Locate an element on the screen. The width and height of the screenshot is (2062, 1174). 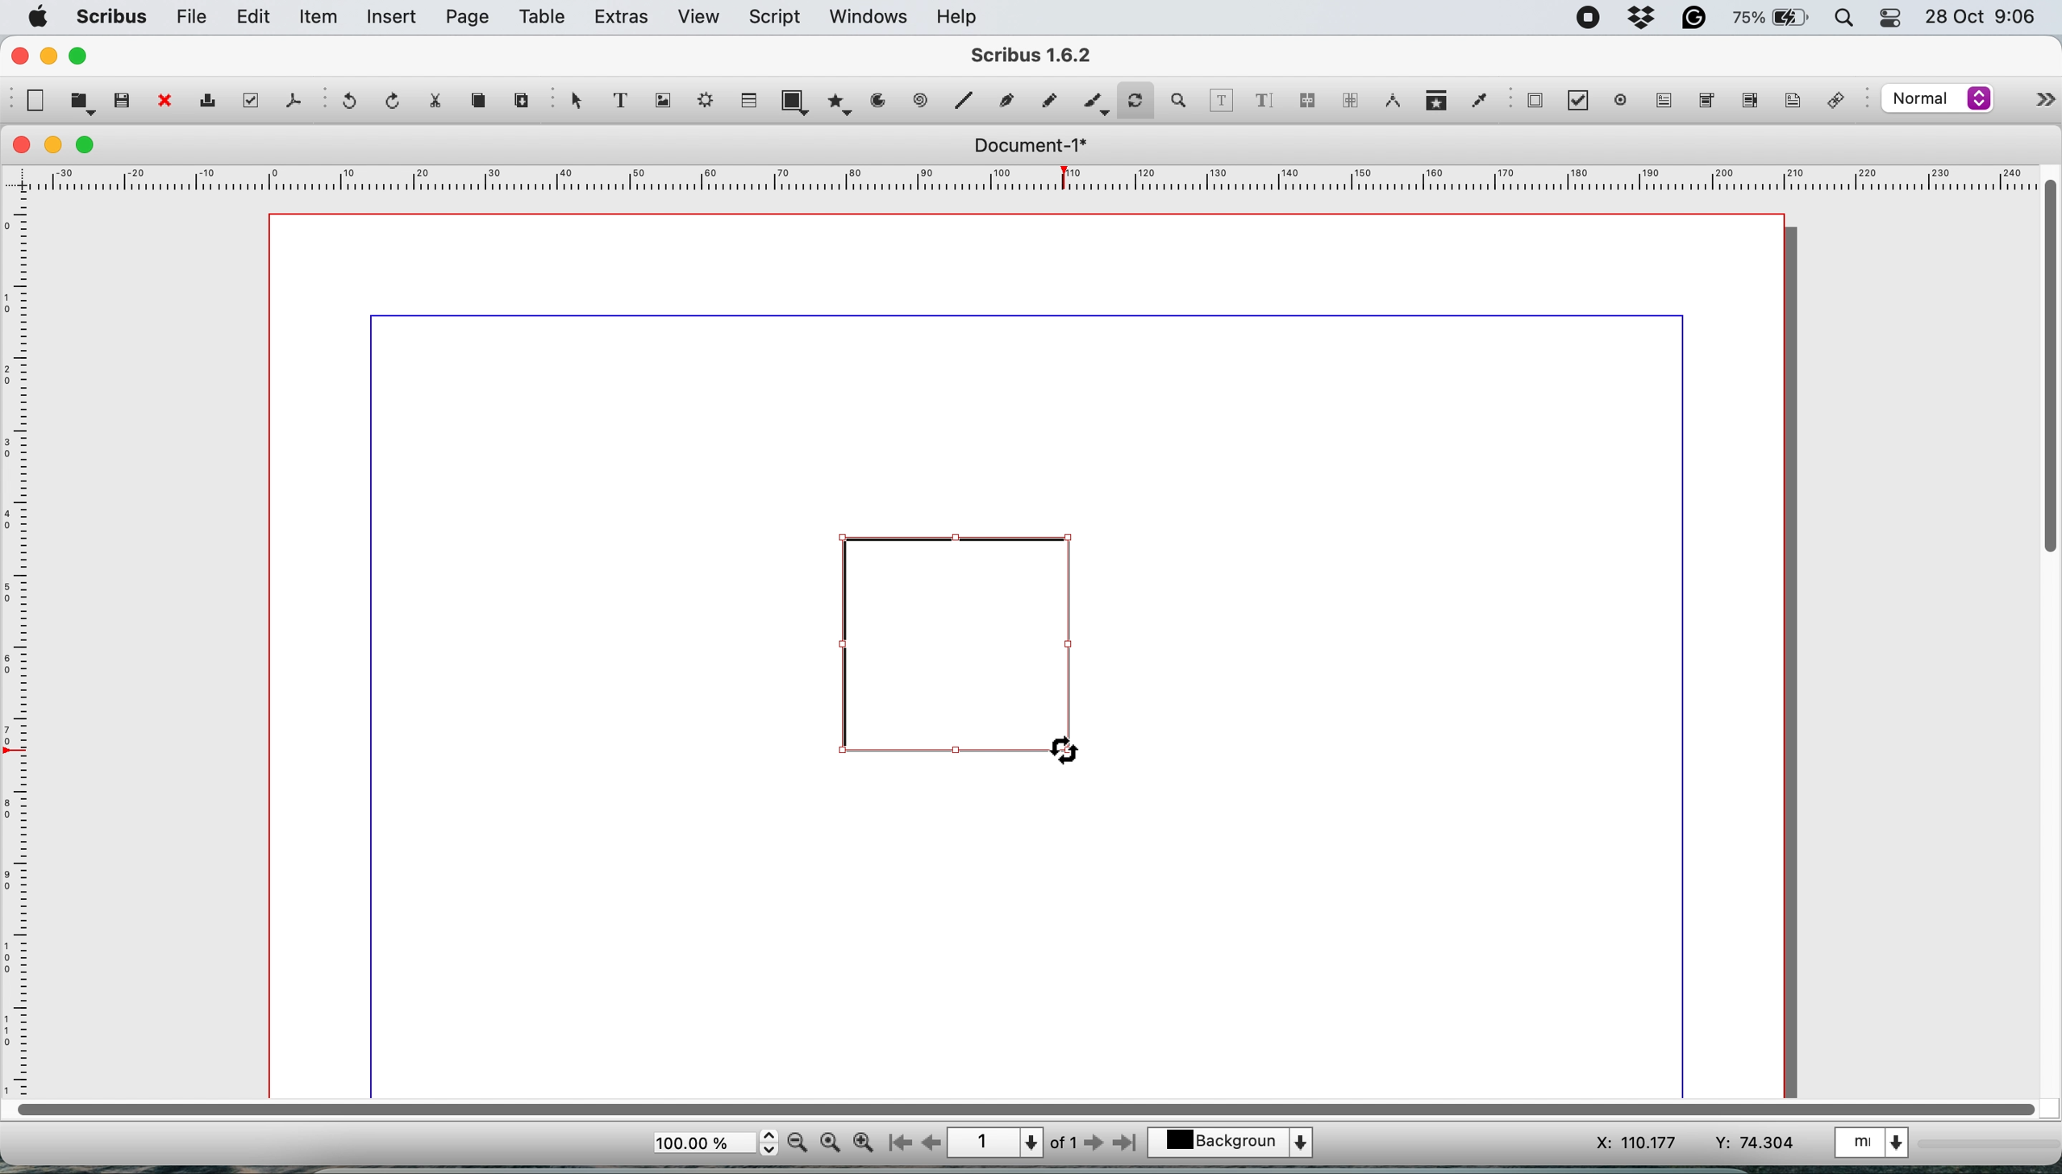
print is located at coordinates (214, 102).